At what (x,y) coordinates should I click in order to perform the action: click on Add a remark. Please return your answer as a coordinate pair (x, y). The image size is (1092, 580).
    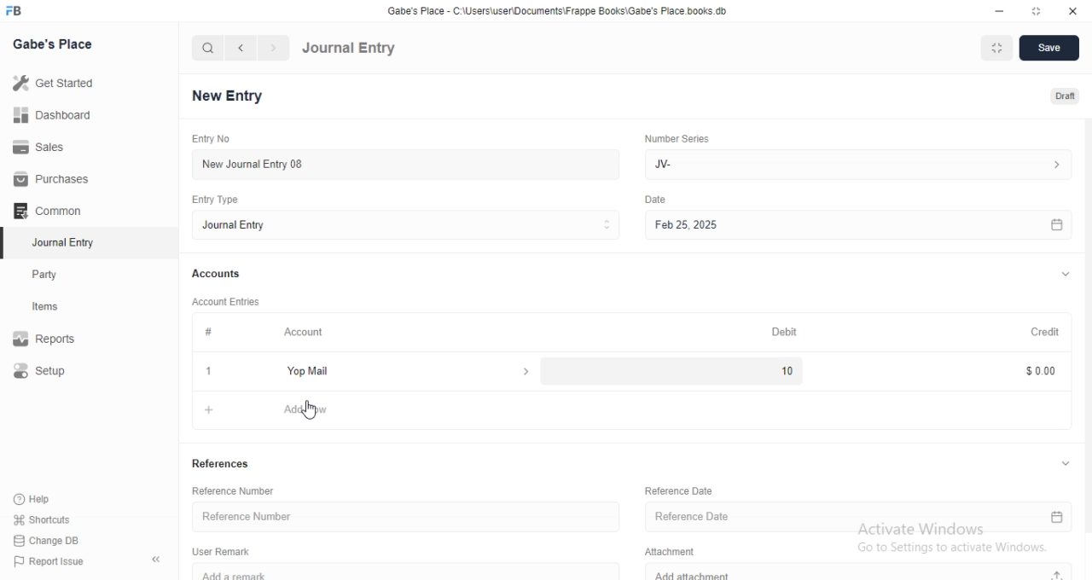
    Looking at the image, I should click on (415, 571).